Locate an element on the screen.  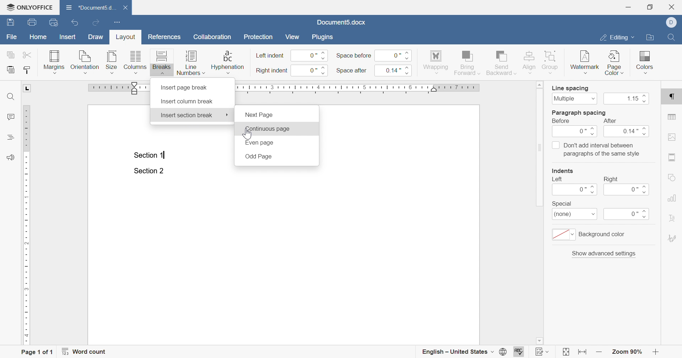
right is located at coordinates (611, 179).